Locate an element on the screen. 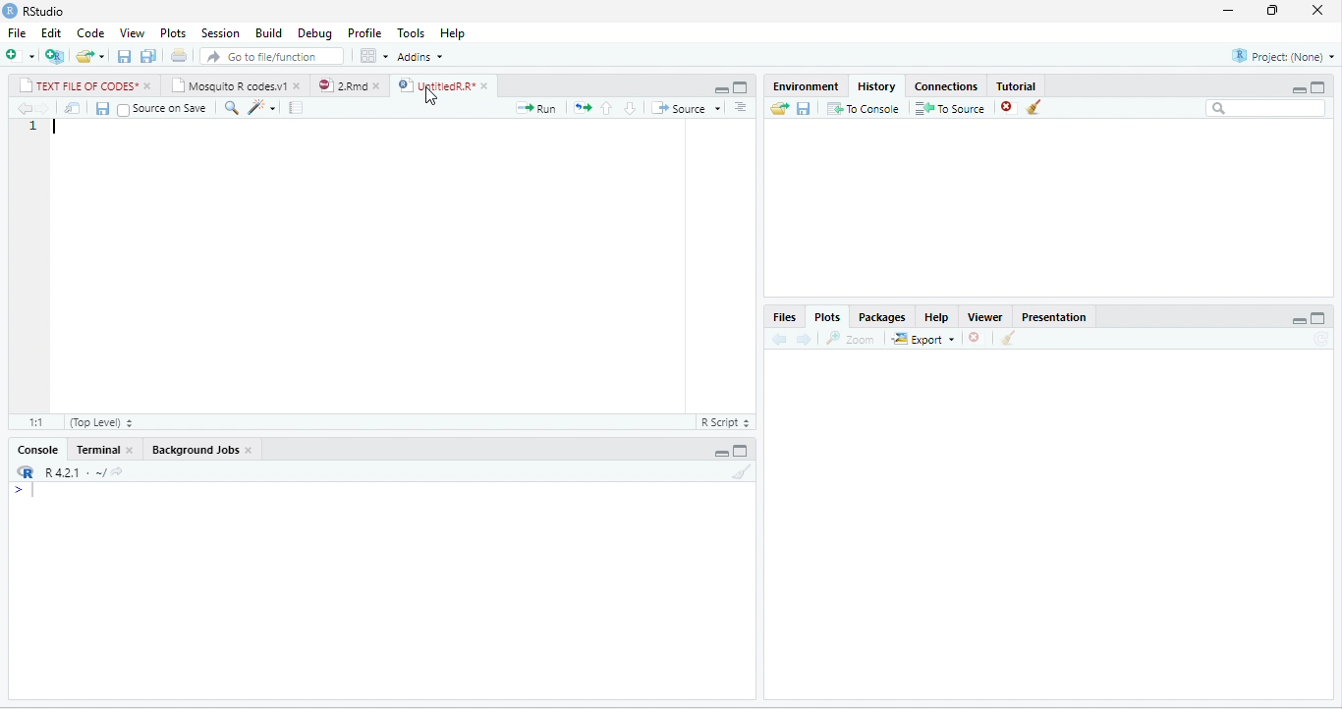 The width and height of the screenshot is (1342, 709). down is located at coordinates (631, 108).